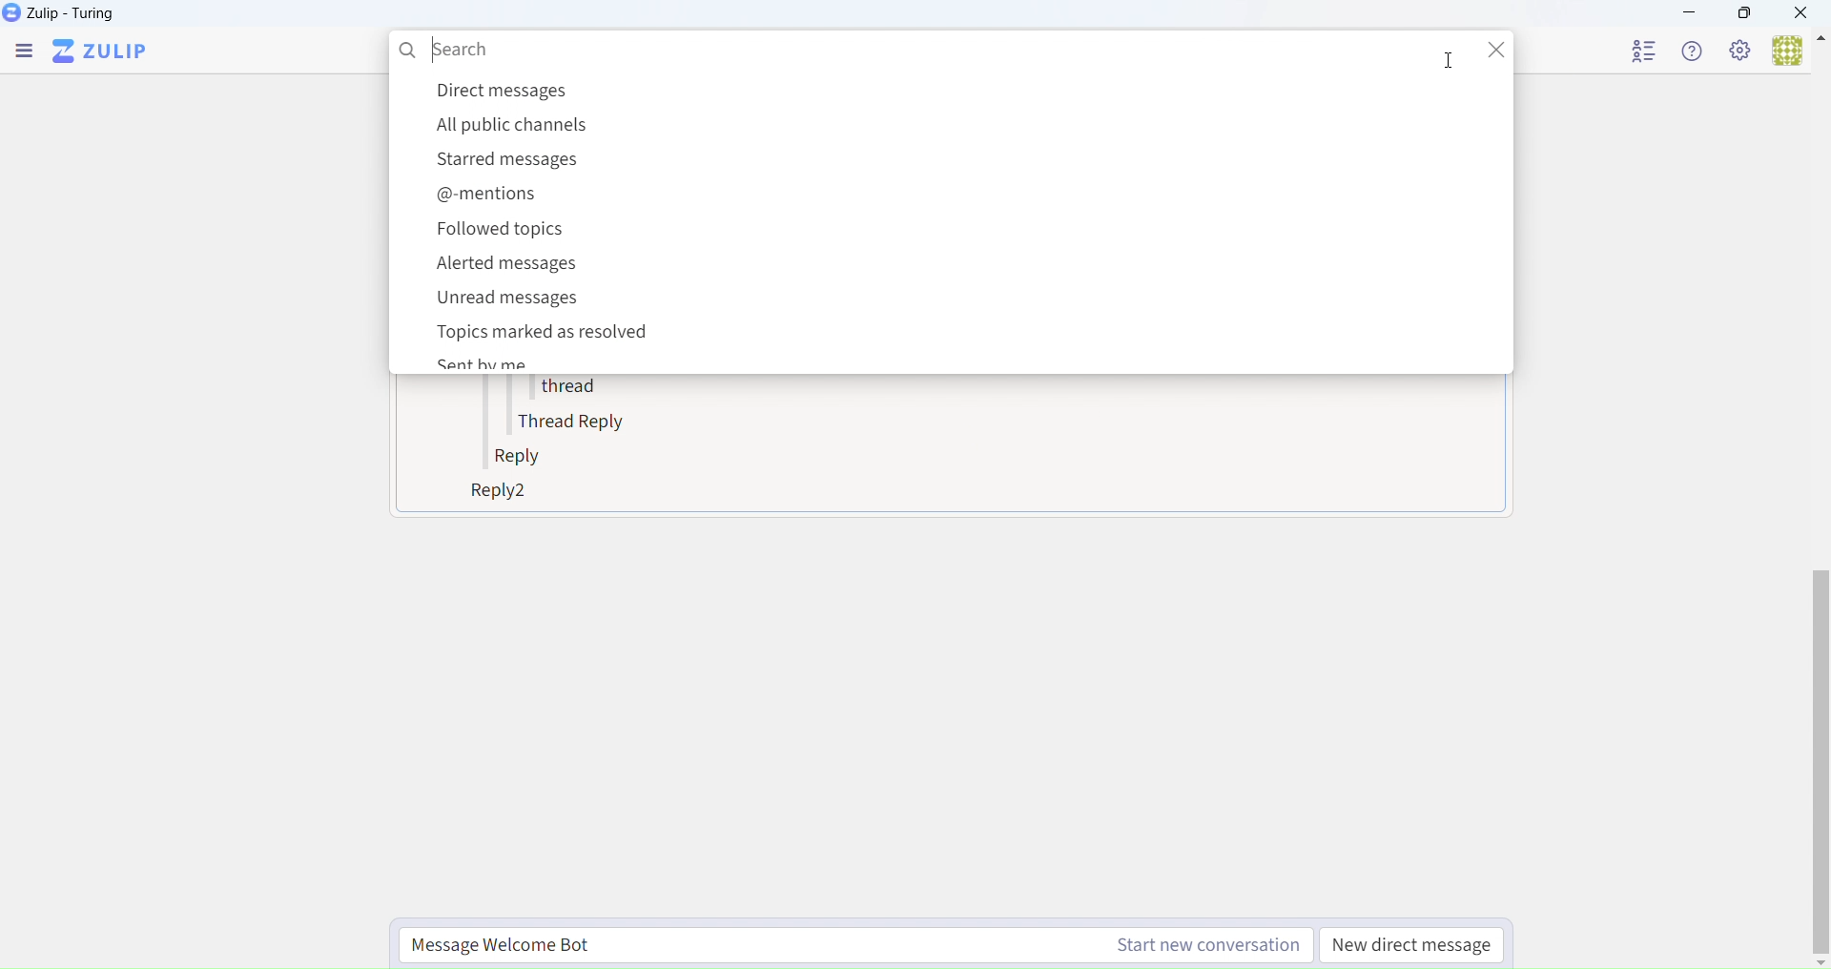 The height and width of the screenshot is (969, 1831). Describe the element at coordinates (1448, 63) in the screenshot. I see `Cursor` at that location.